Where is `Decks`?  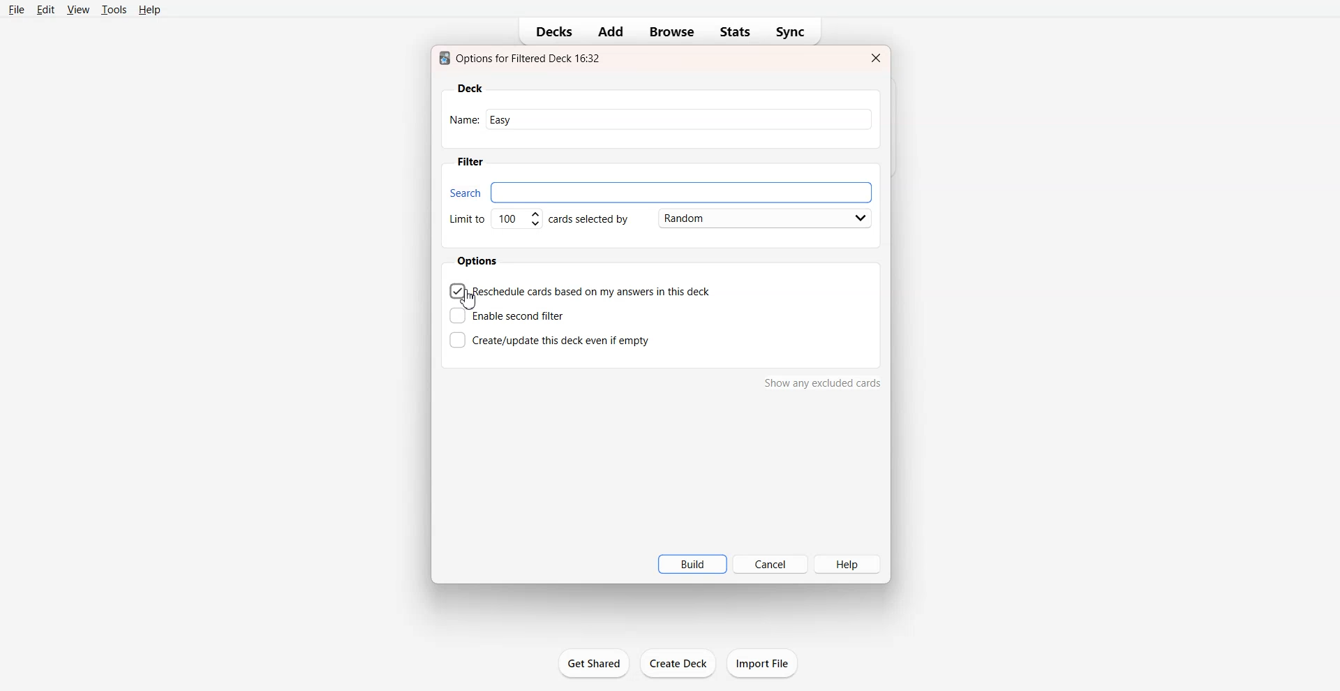
Decks is located at coordinates (549, 32).